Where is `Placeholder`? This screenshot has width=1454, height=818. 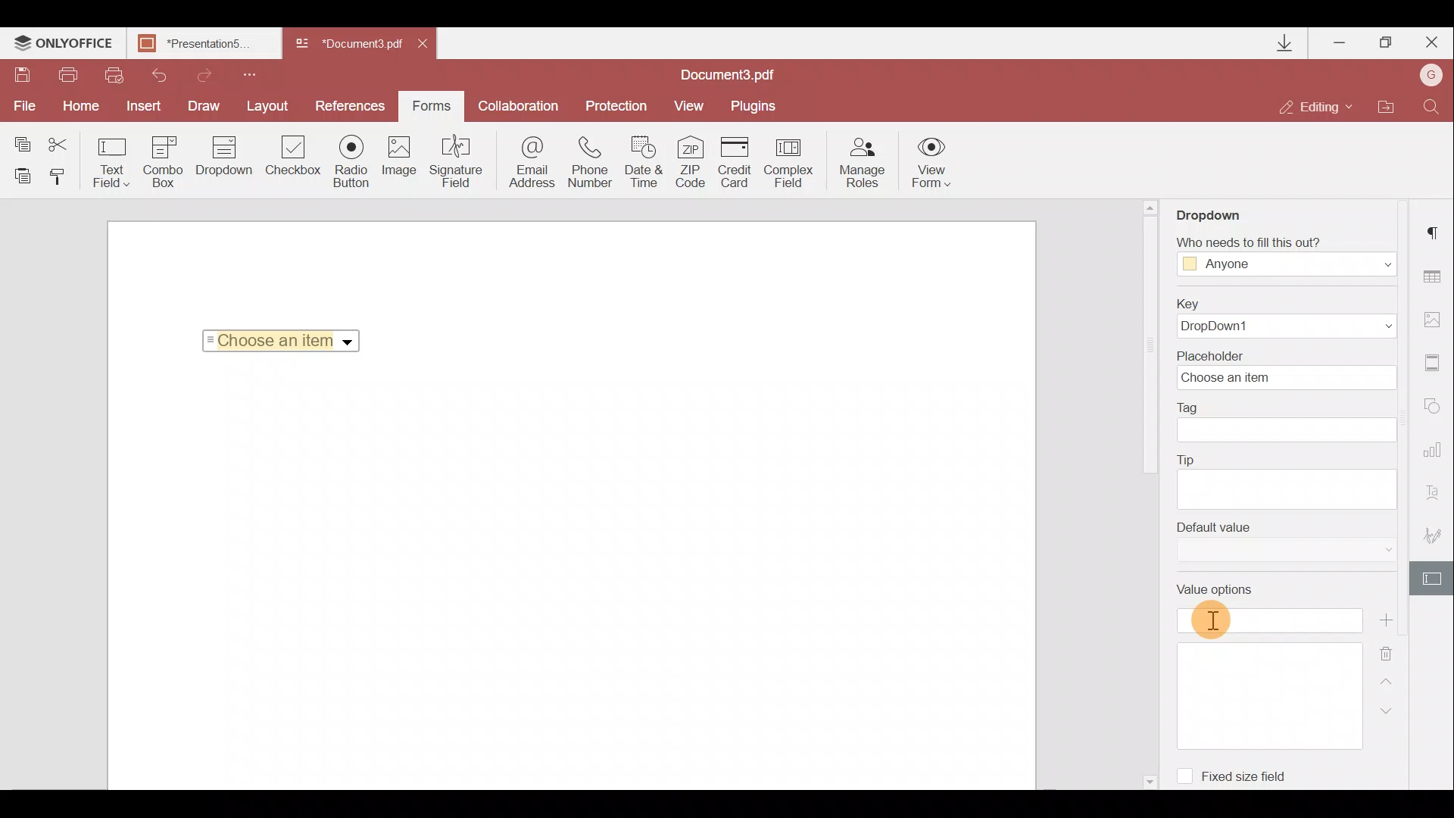
Placeholder is located at coordinates (1291, 369).